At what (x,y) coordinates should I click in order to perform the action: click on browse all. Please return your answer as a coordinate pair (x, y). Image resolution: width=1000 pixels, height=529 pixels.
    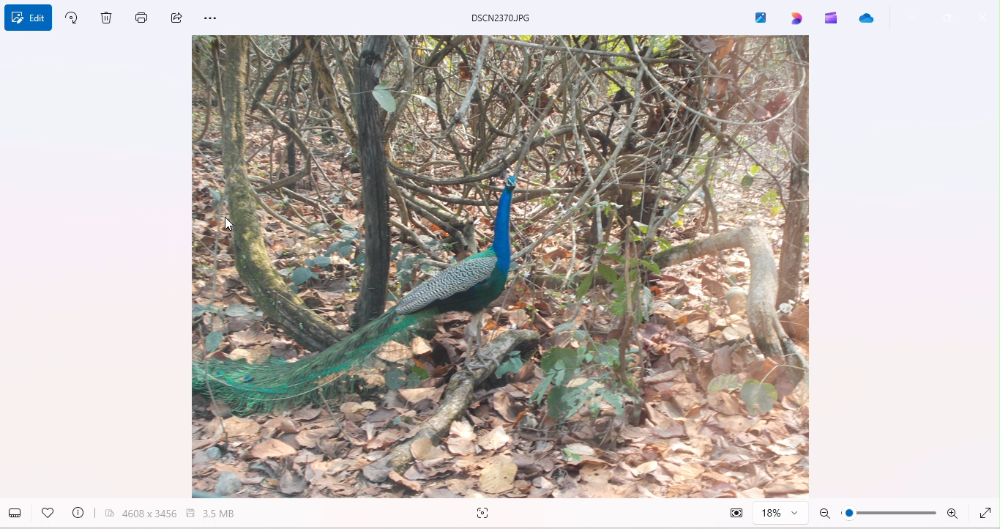
    Looking at the image, I should click on (756, 18).